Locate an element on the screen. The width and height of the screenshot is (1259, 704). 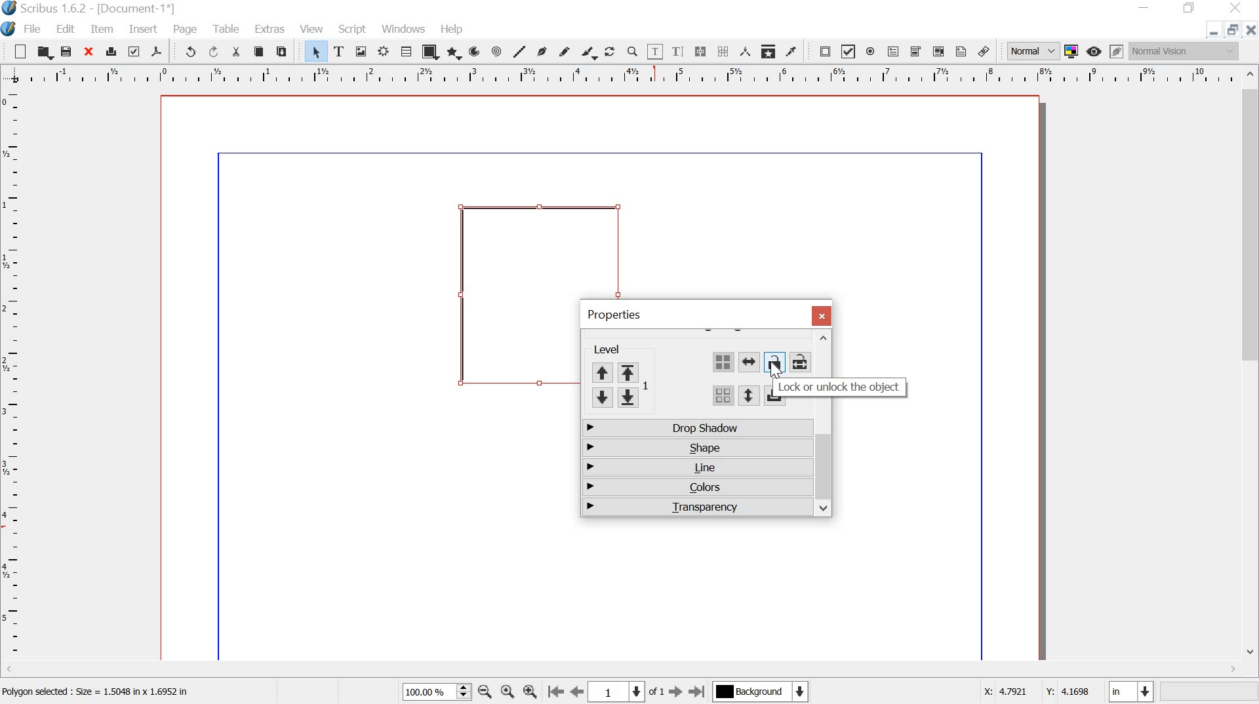
paste is located at coordinates (285, 52).